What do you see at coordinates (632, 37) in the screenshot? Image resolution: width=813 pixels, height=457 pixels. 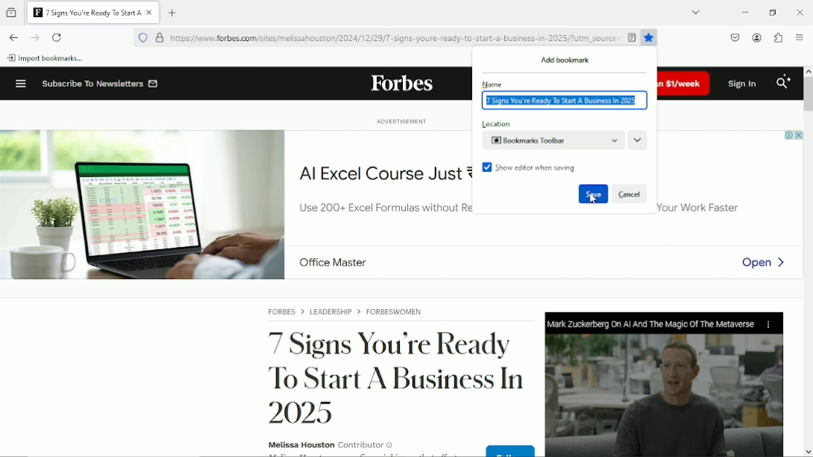 I see `enable reading mode` at bounding box center [632, 37].